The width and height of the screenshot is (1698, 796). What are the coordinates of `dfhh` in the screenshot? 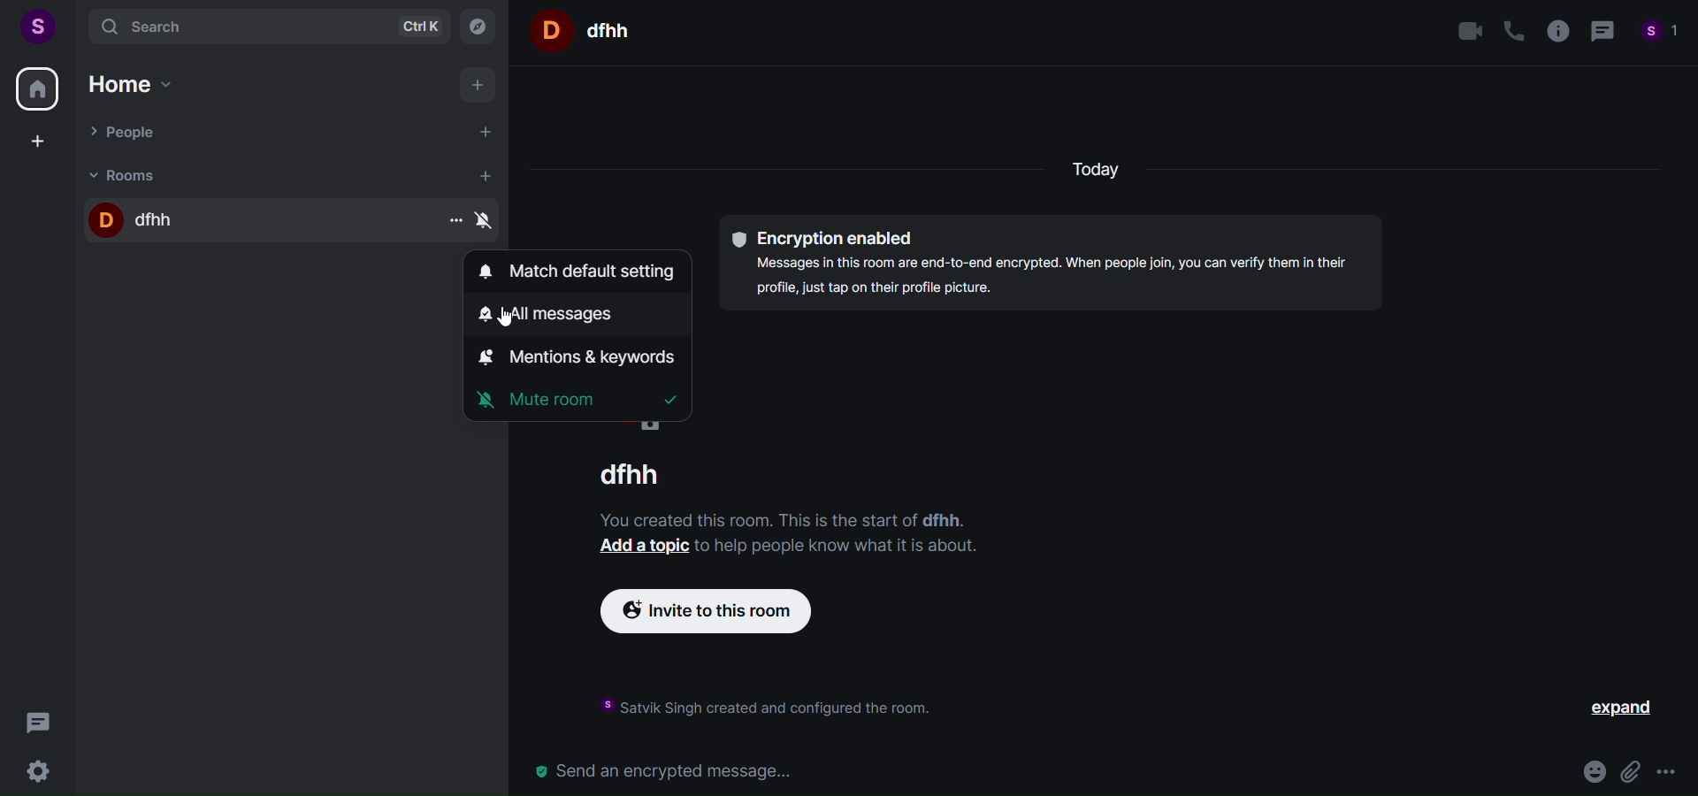 It's located at (641, 474).